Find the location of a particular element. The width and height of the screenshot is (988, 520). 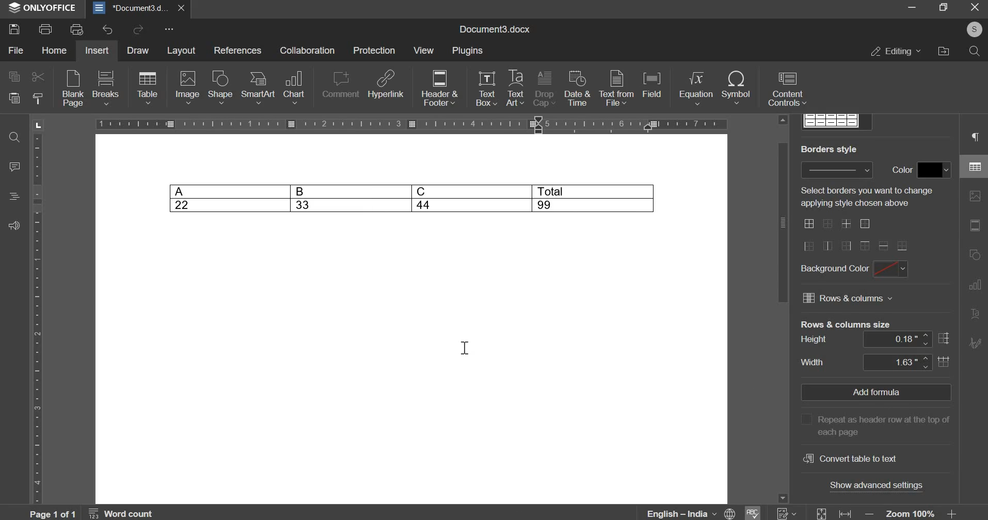

symbol is located at coordinates (737, 88).